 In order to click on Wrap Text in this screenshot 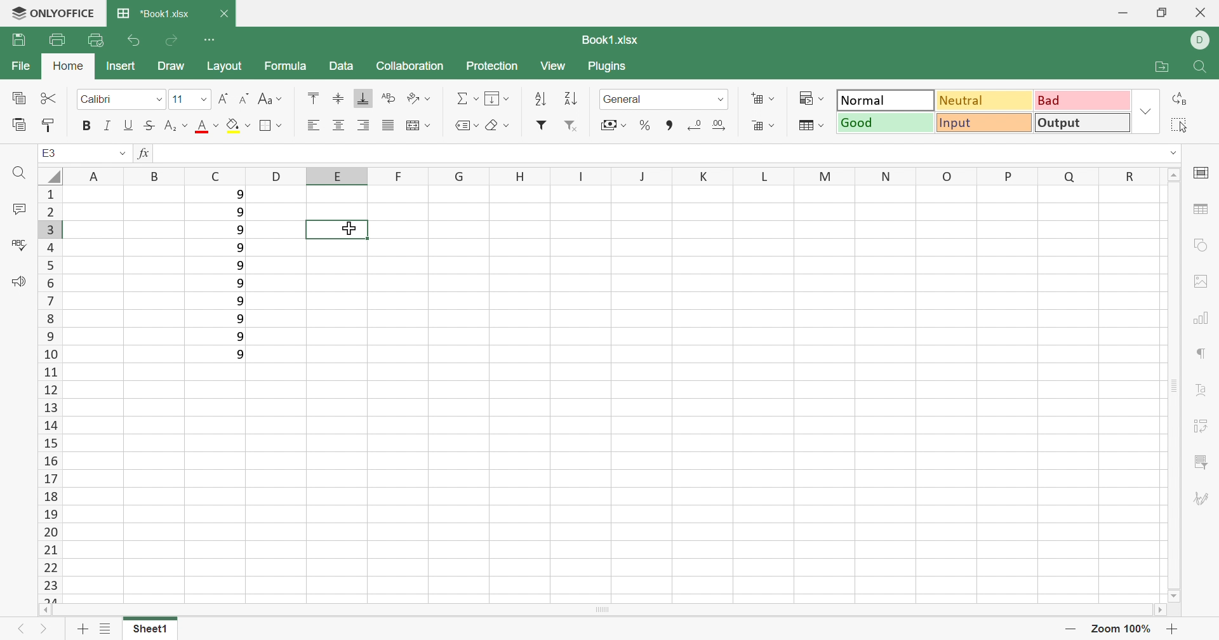, I will do `click(389, 98)`.